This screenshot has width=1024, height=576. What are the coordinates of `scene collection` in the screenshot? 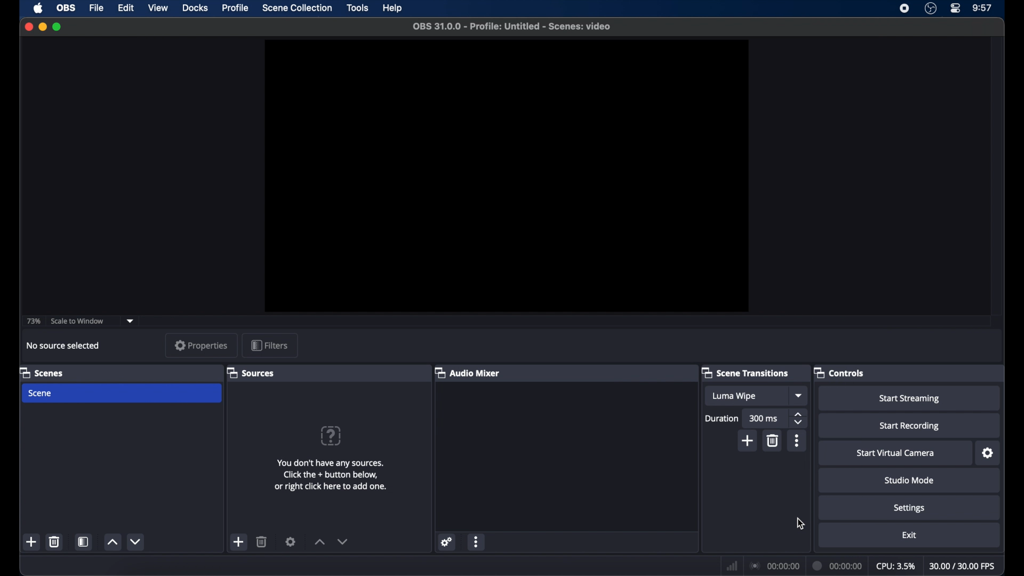 It's located at (298, 8).